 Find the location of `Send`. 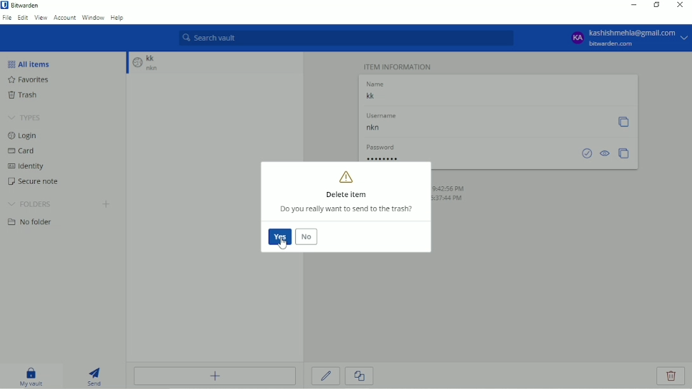

Send is located at coordinates (96, 377).